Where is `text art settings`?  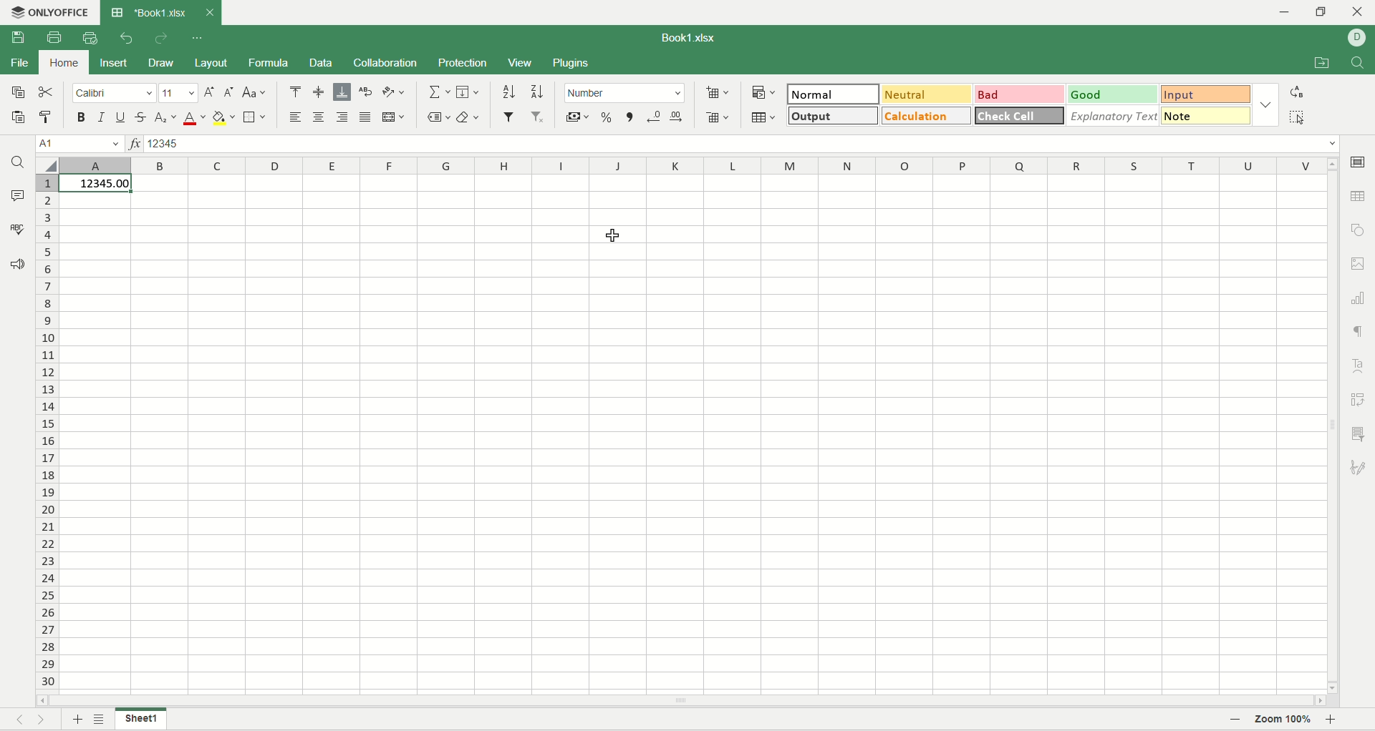 text art settings is located at coordinates (1359, 365).